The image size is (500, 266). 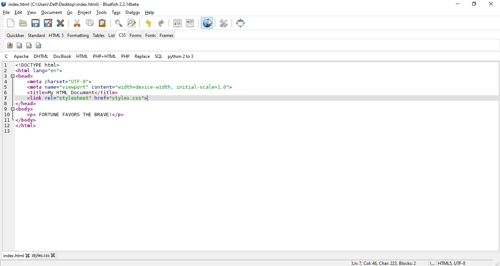 What do you see at coordinates (167, 36) in the screenshot?
I see `frames` at bounding box center [167, 36].